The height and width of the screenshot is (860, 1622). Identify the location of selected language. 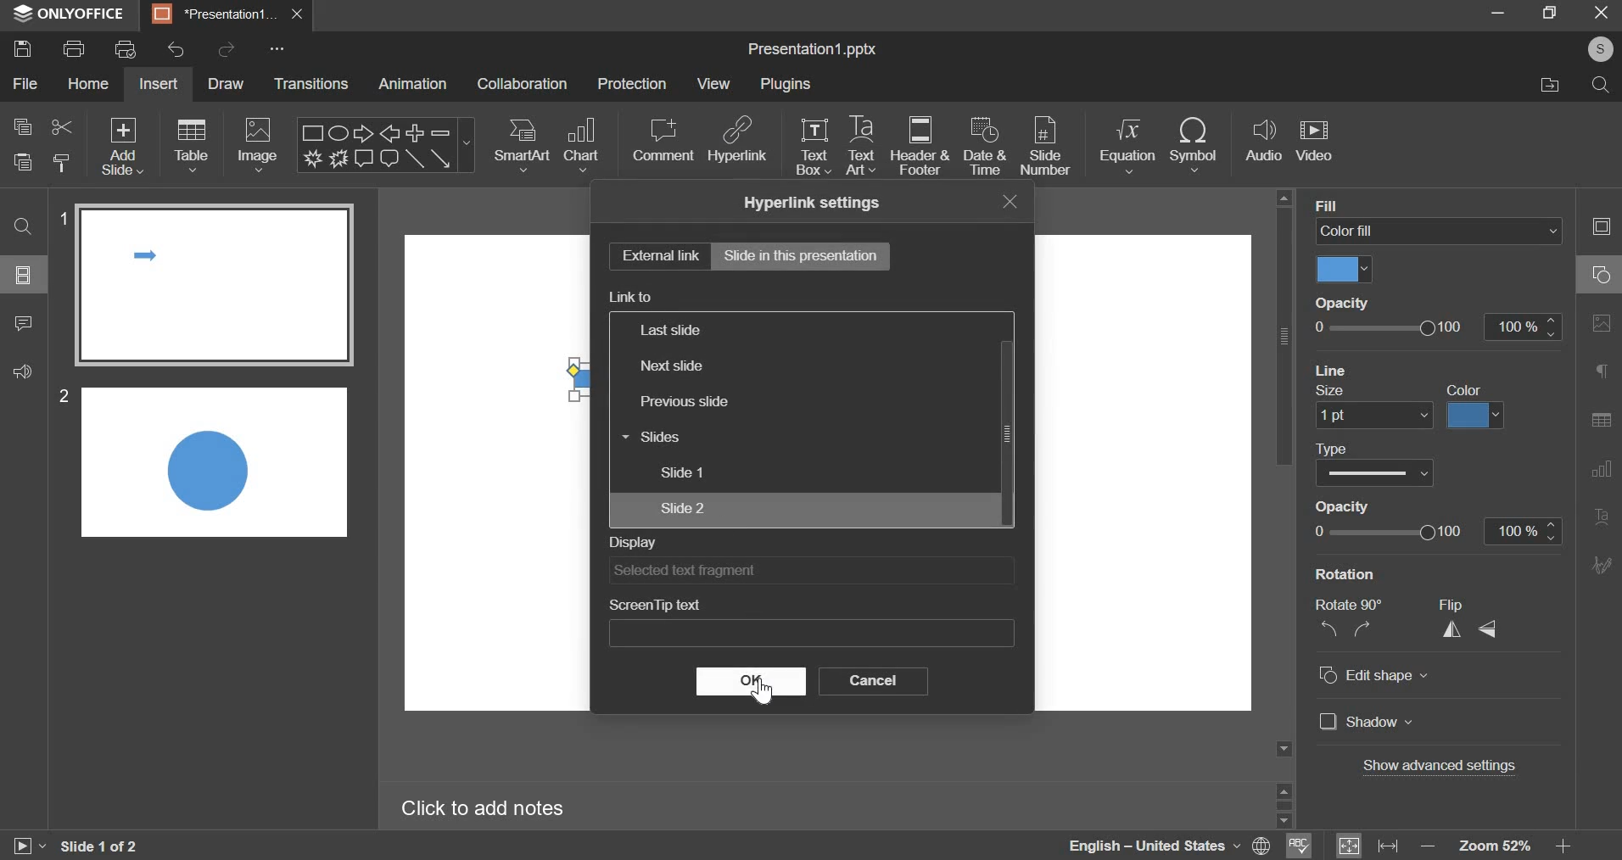
(1169, 846).